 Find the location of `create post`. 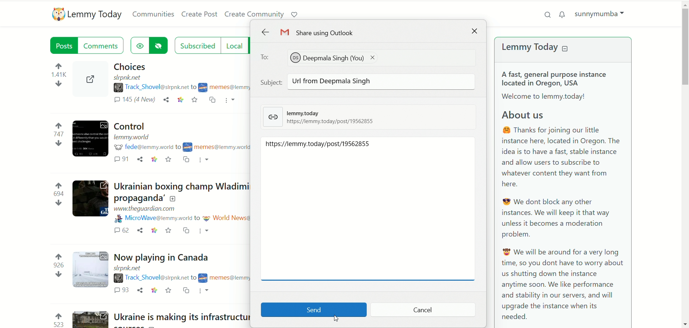

create post is located at coordinates (198, 13).